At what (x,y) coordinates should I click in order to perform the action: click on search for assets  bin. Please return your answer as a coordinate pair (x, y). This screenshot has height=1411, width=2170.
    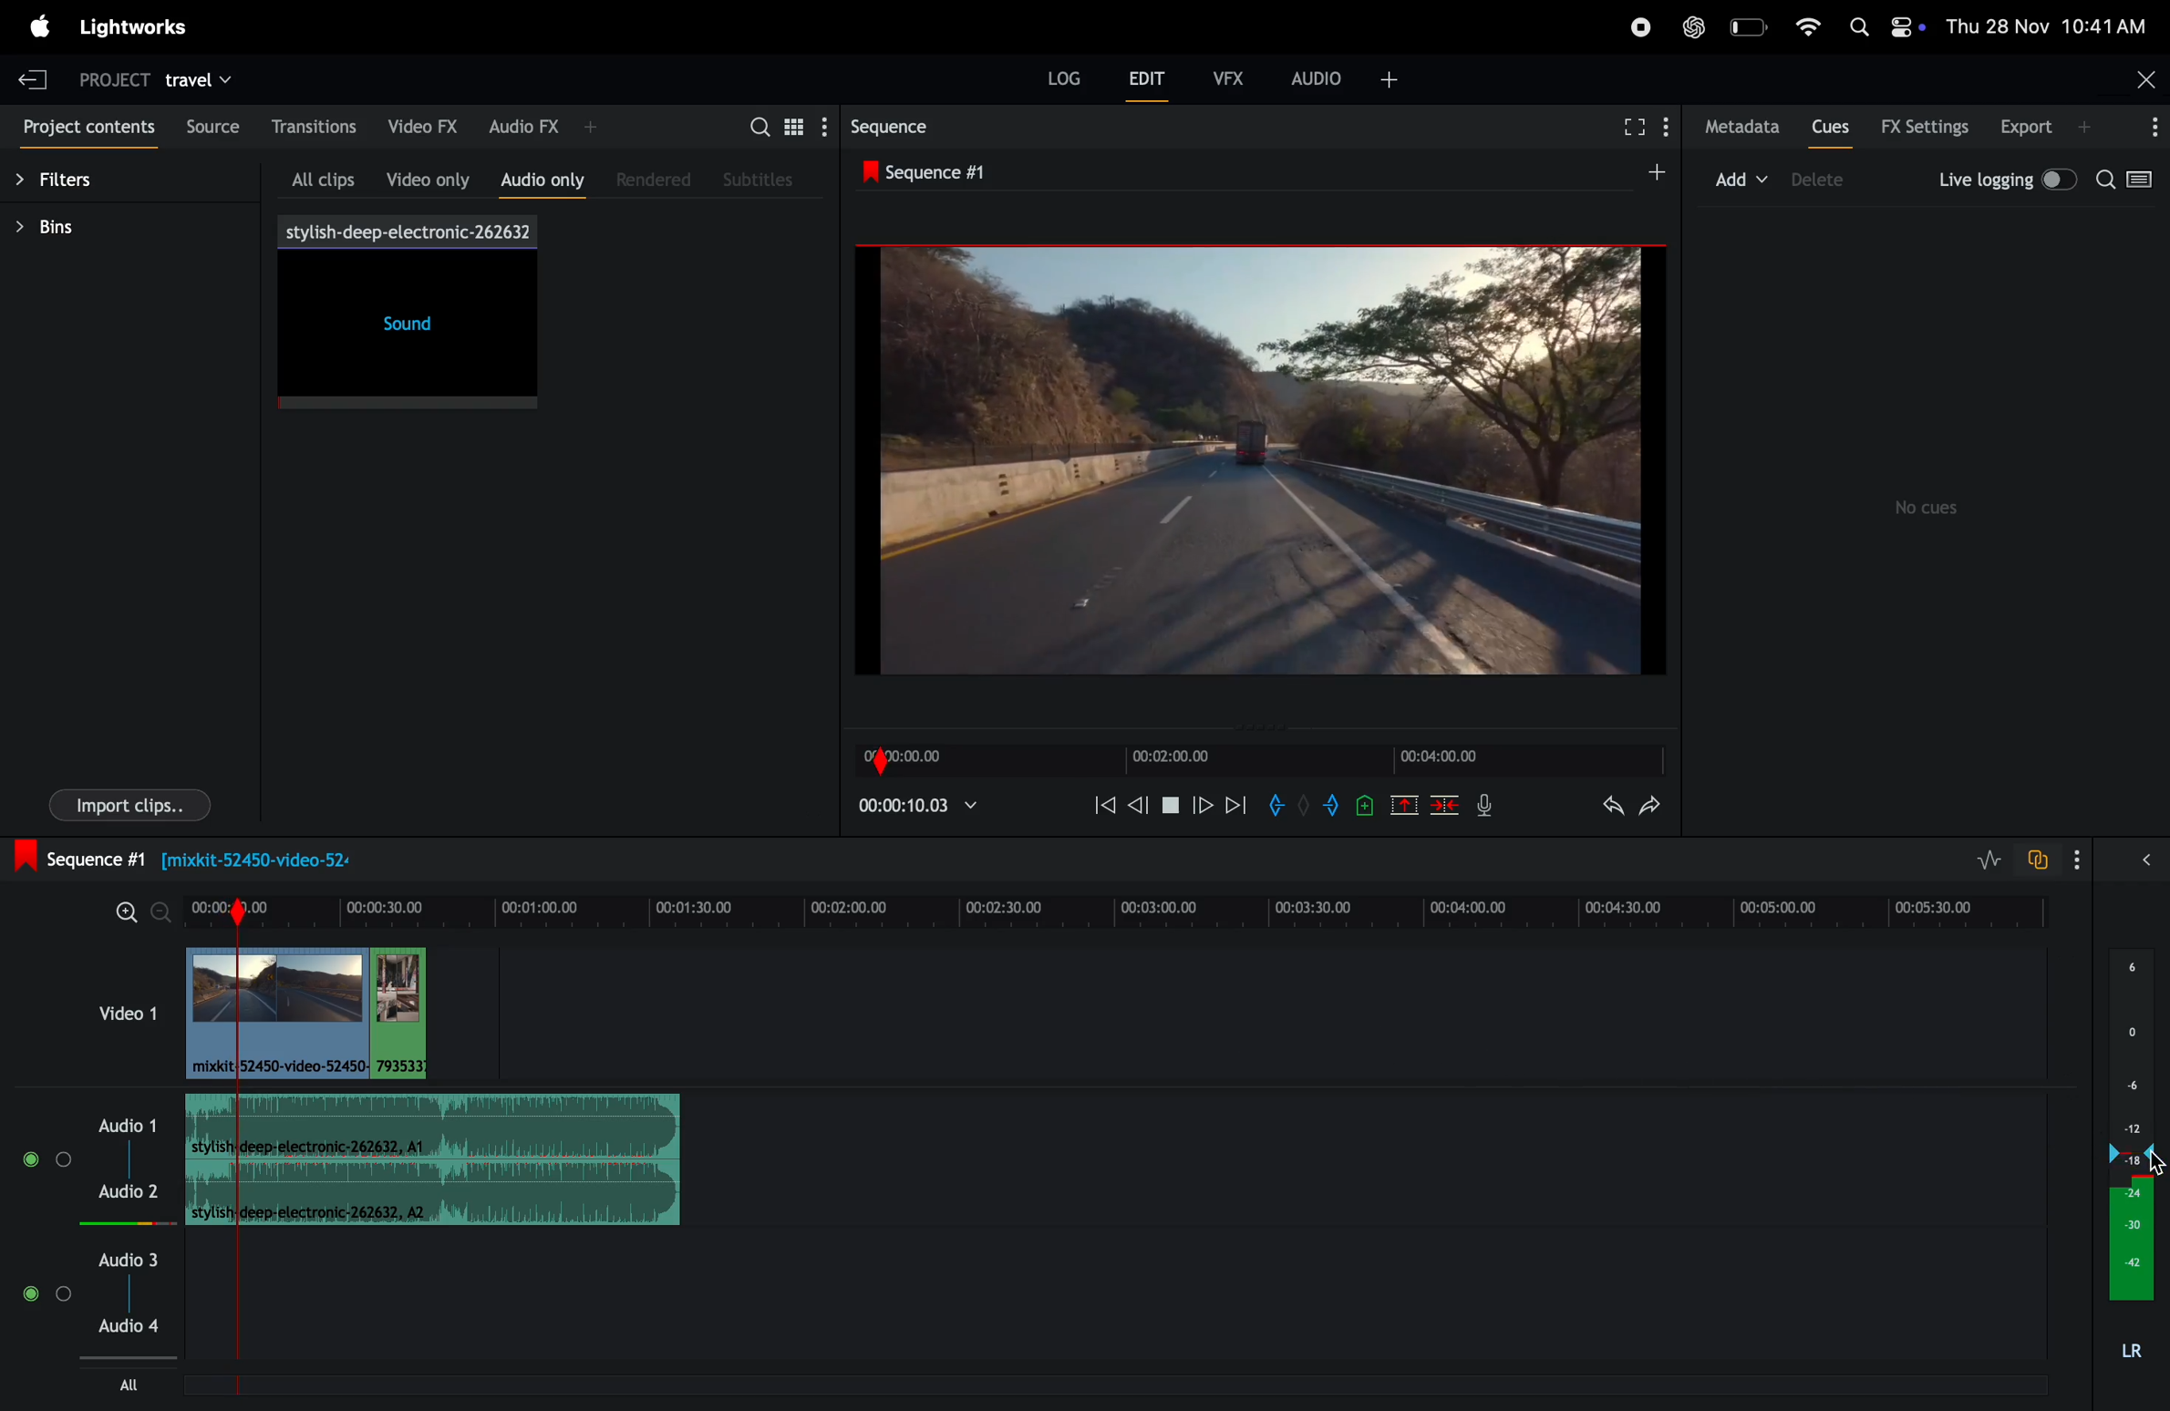
    Looking at the image, I should click on (783, 127).